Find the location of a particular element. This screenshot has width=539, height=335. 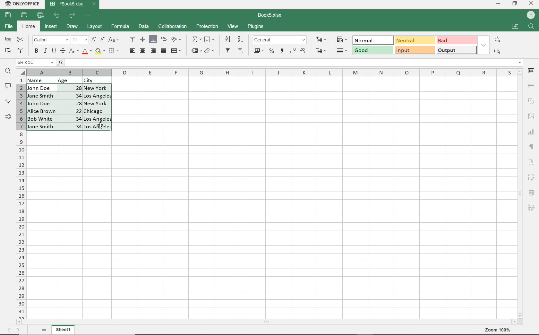

MOVE SHEETS is located at coordinates (13, 331).